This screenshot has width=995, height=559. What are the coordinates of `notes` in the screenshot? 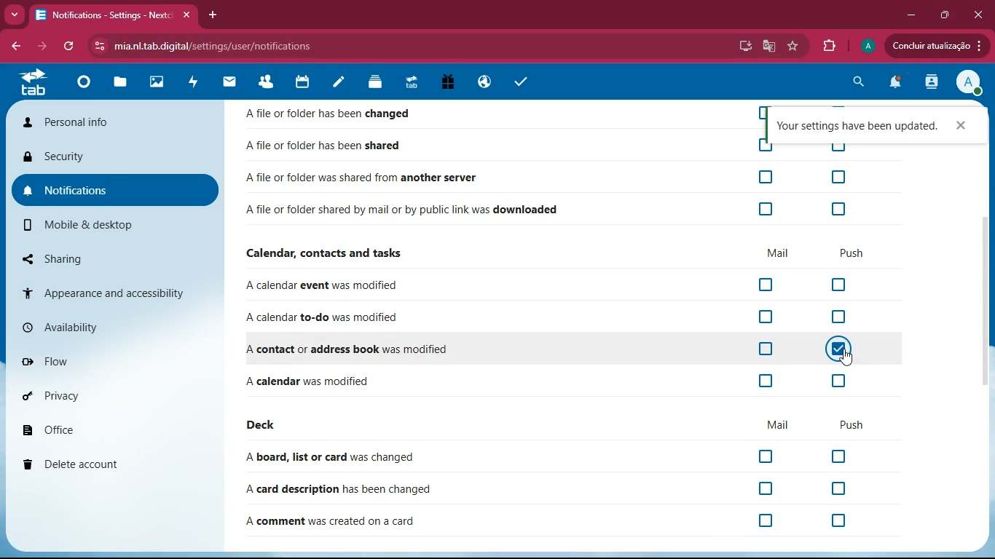 It's located at (339, 84).